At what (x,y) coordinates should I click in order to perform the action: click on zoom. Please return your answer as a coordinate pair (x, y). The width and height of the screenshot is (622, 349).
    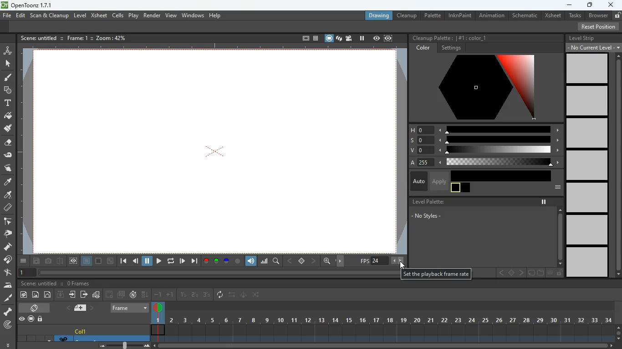
    Looking at the image, I should click on (112, 38).